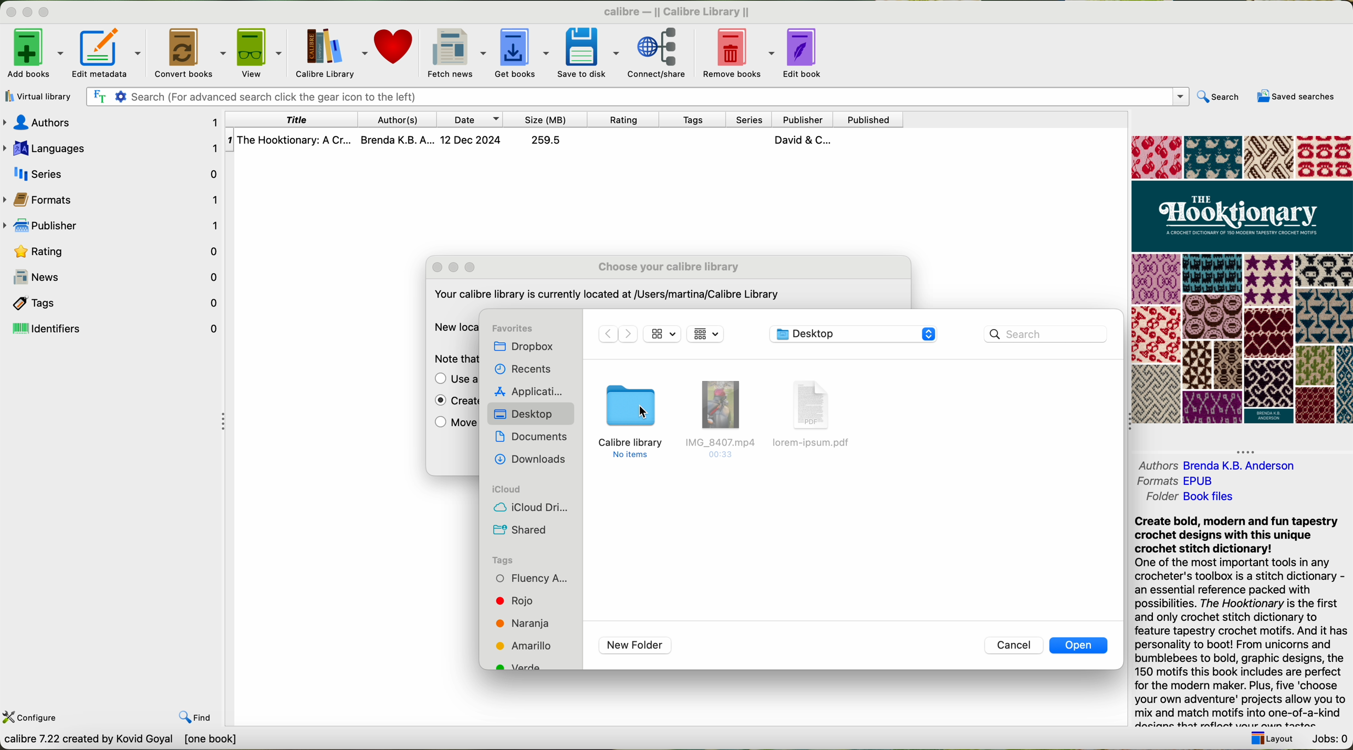 This screenshot has height=750, width=1353. I want to click on tag, so click(531, 580).